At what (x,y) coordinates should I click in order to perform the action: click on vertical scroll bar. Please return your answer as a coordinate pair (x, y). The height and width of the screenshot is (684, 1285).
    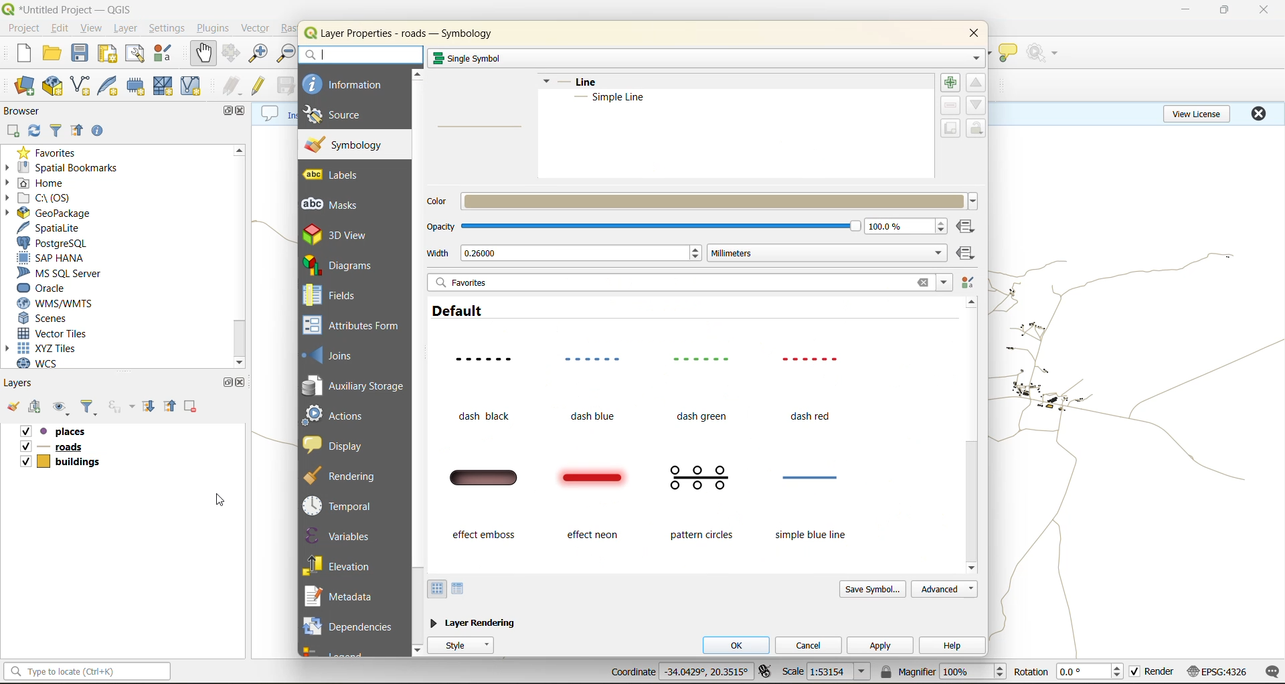
    Looking at the image, I should click on (972, 500).